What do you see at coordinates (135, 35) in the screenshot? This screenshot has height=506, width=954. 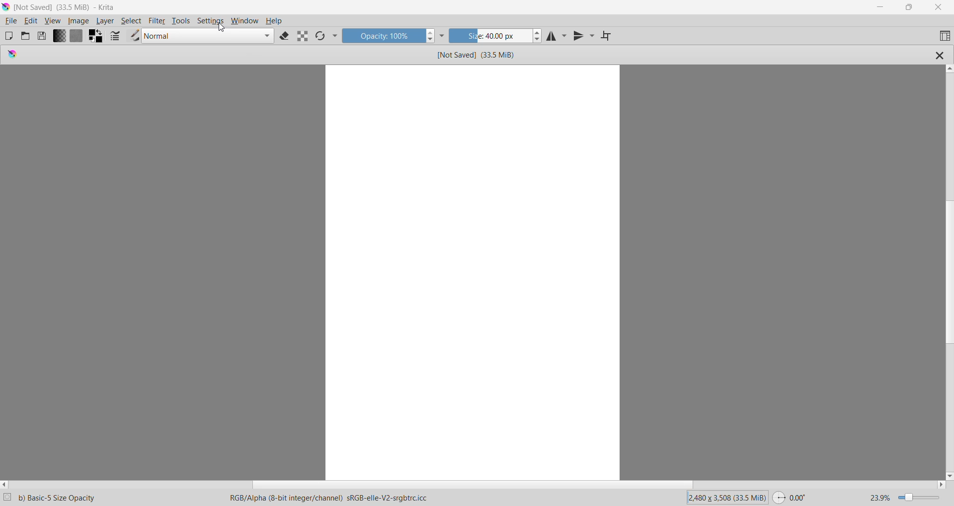 I see `Choose brush preset` at bounding box center [135, 35].